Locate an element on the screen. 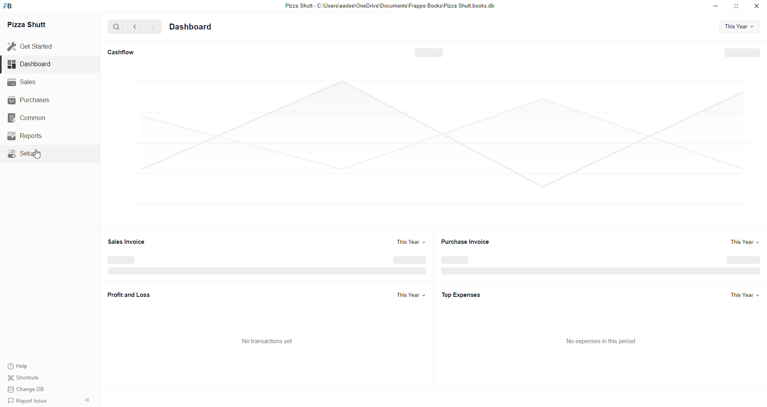  cashflow  is located at coordinates (125, 50).